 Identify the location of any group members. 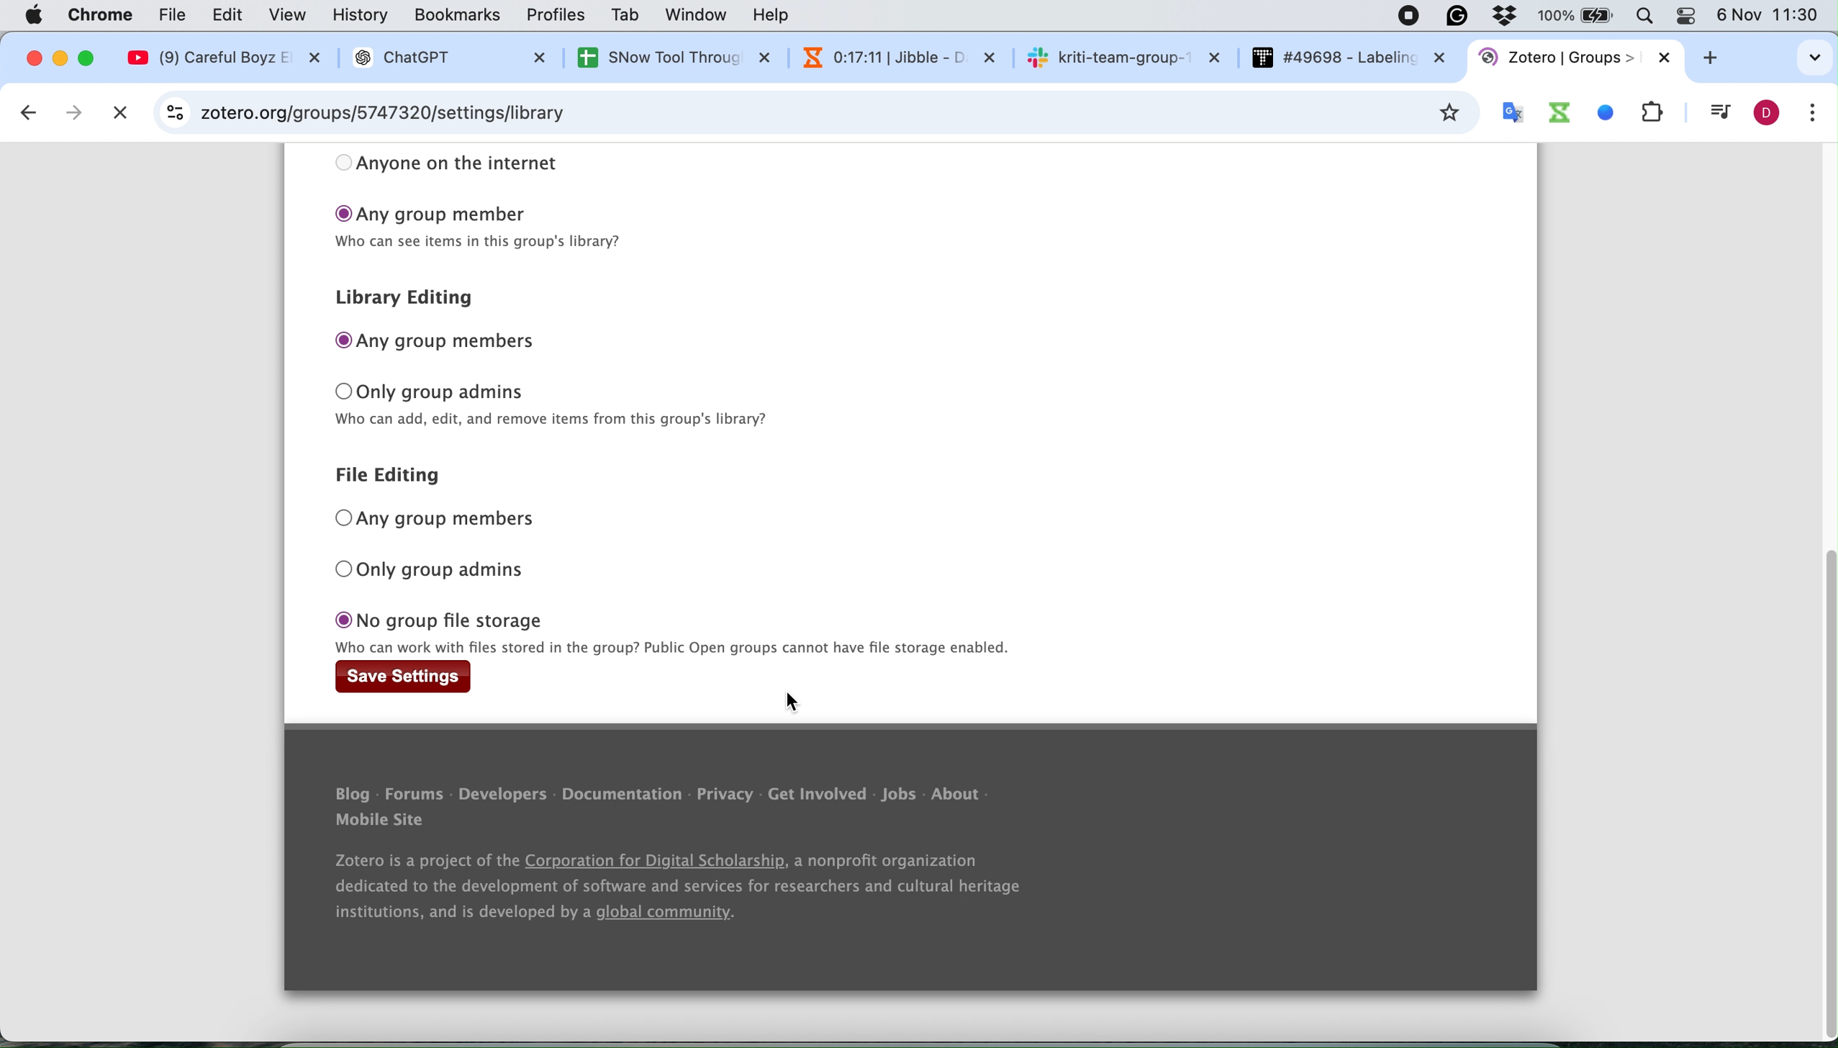
(436, 340).